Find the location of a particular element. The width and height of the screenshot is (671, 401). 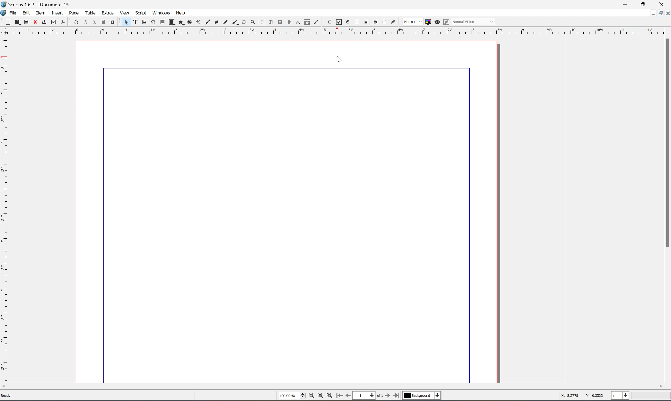

text frame is located at coordinates (135, 22).